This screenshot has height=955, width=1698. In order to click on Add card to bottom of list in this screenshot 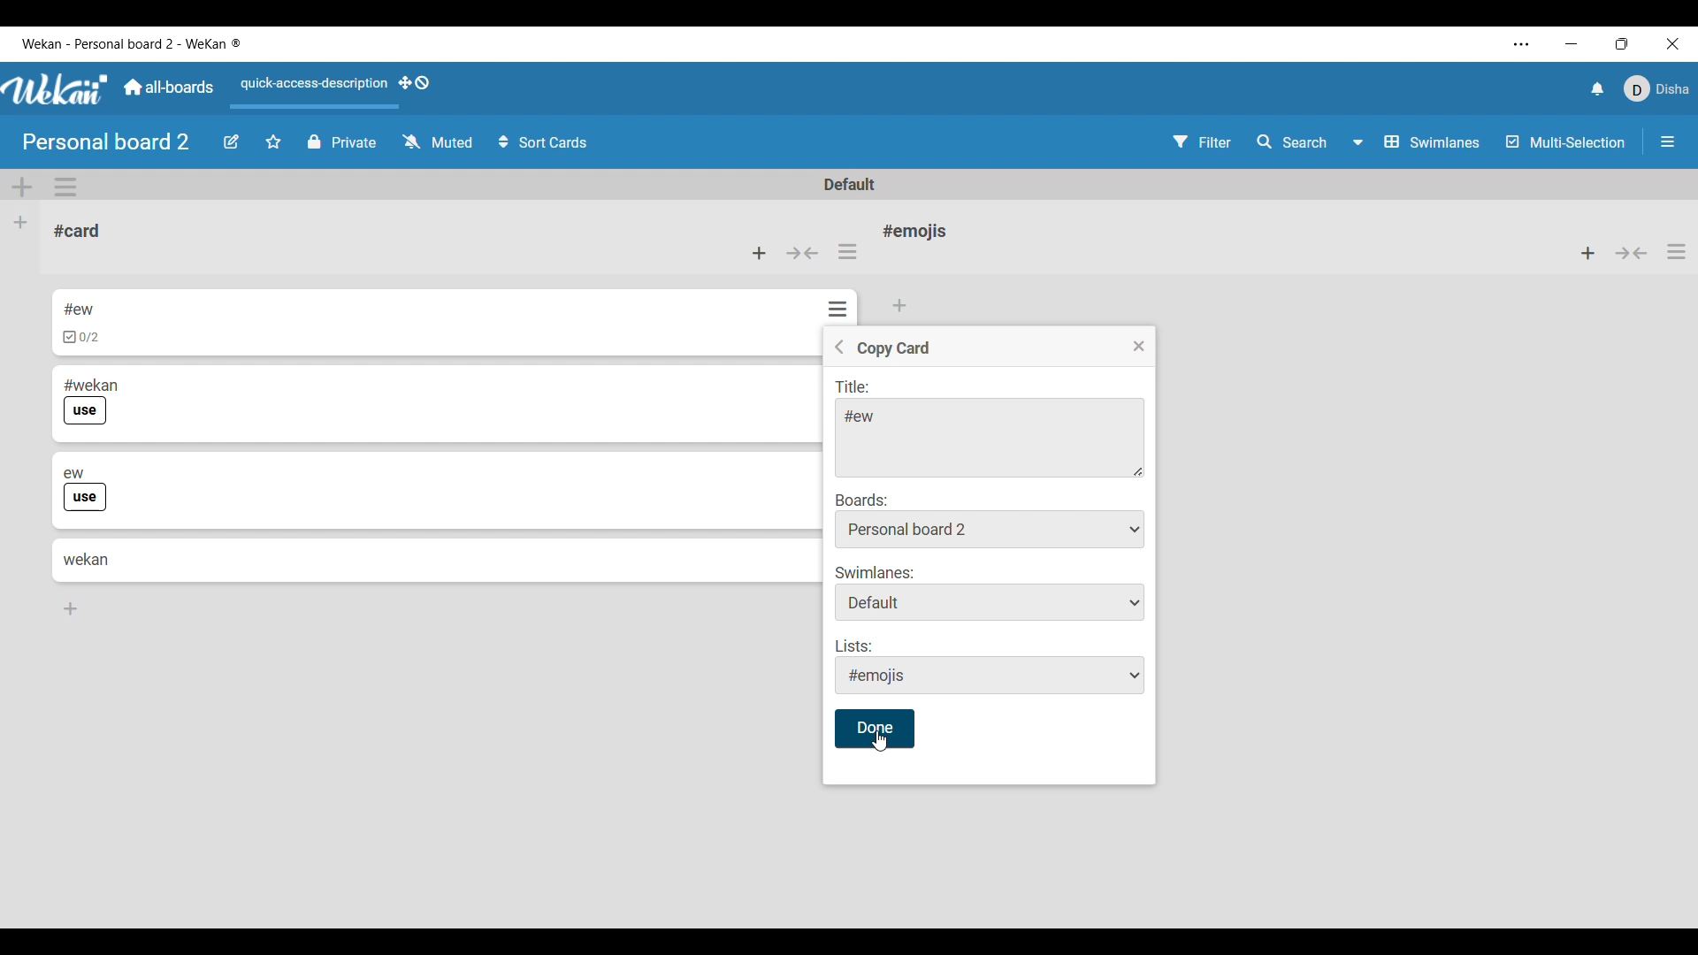, I will do `click(72, 609)`.